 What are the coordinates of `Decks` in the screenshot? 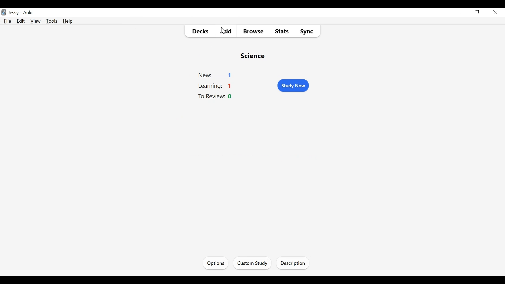 It's located at (201, 32).